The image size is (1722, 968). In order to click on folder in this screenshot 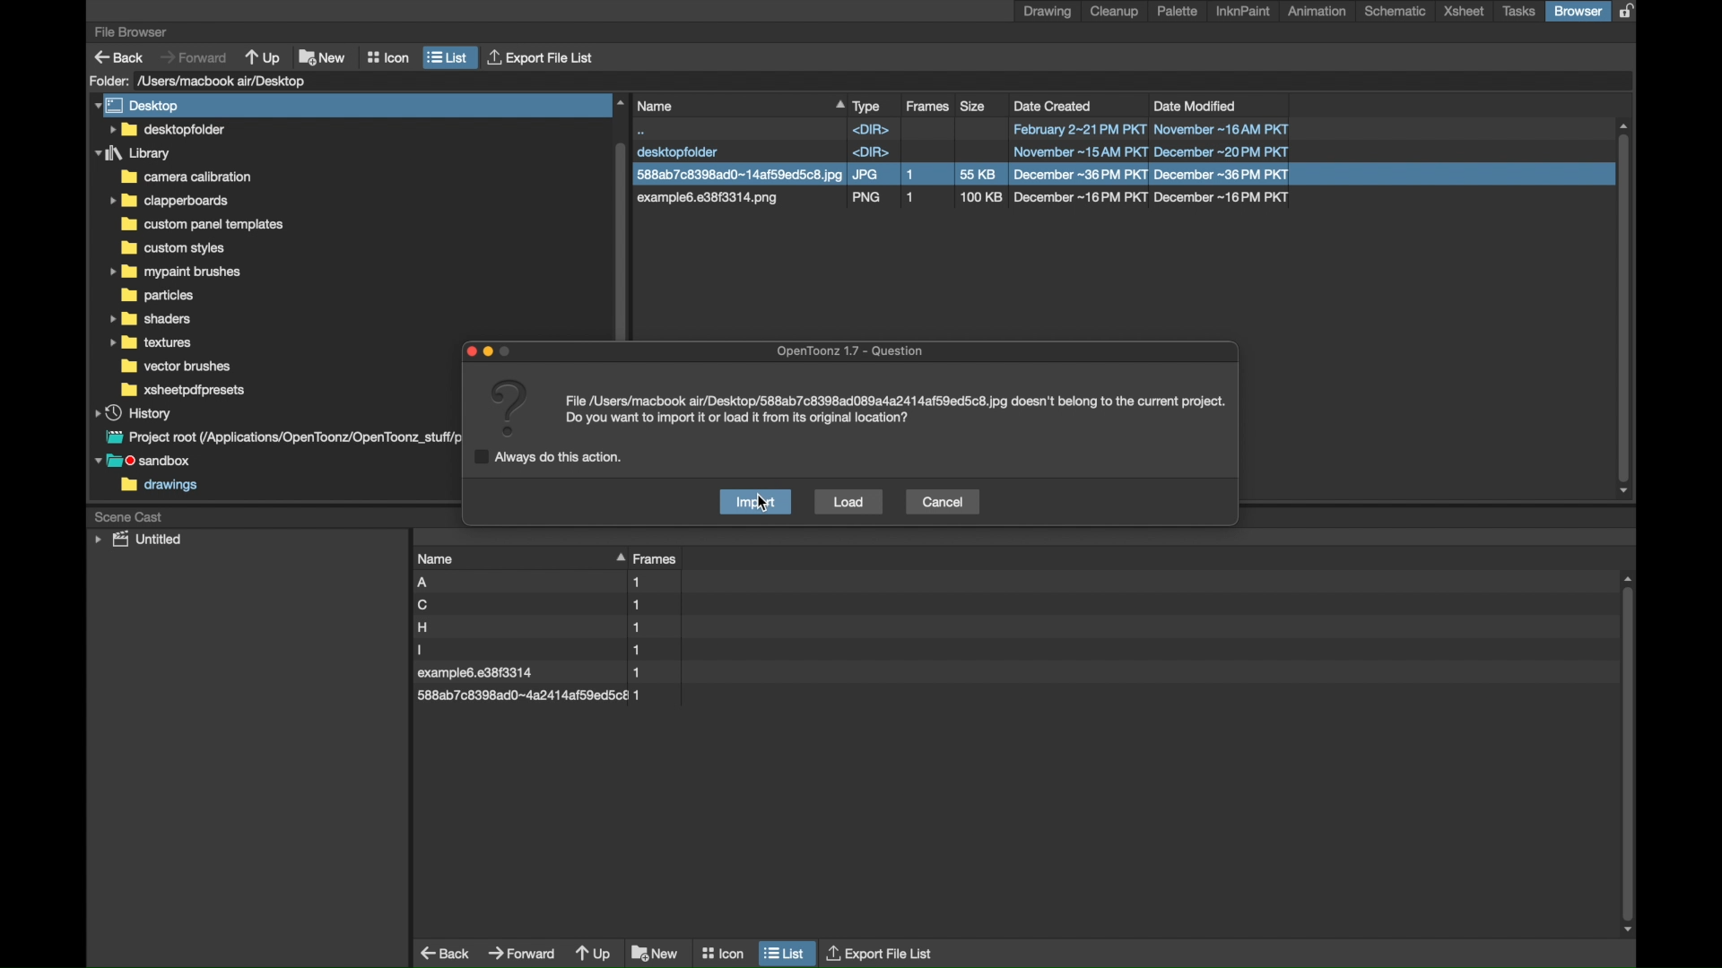, I will do `click(172, 248)`.